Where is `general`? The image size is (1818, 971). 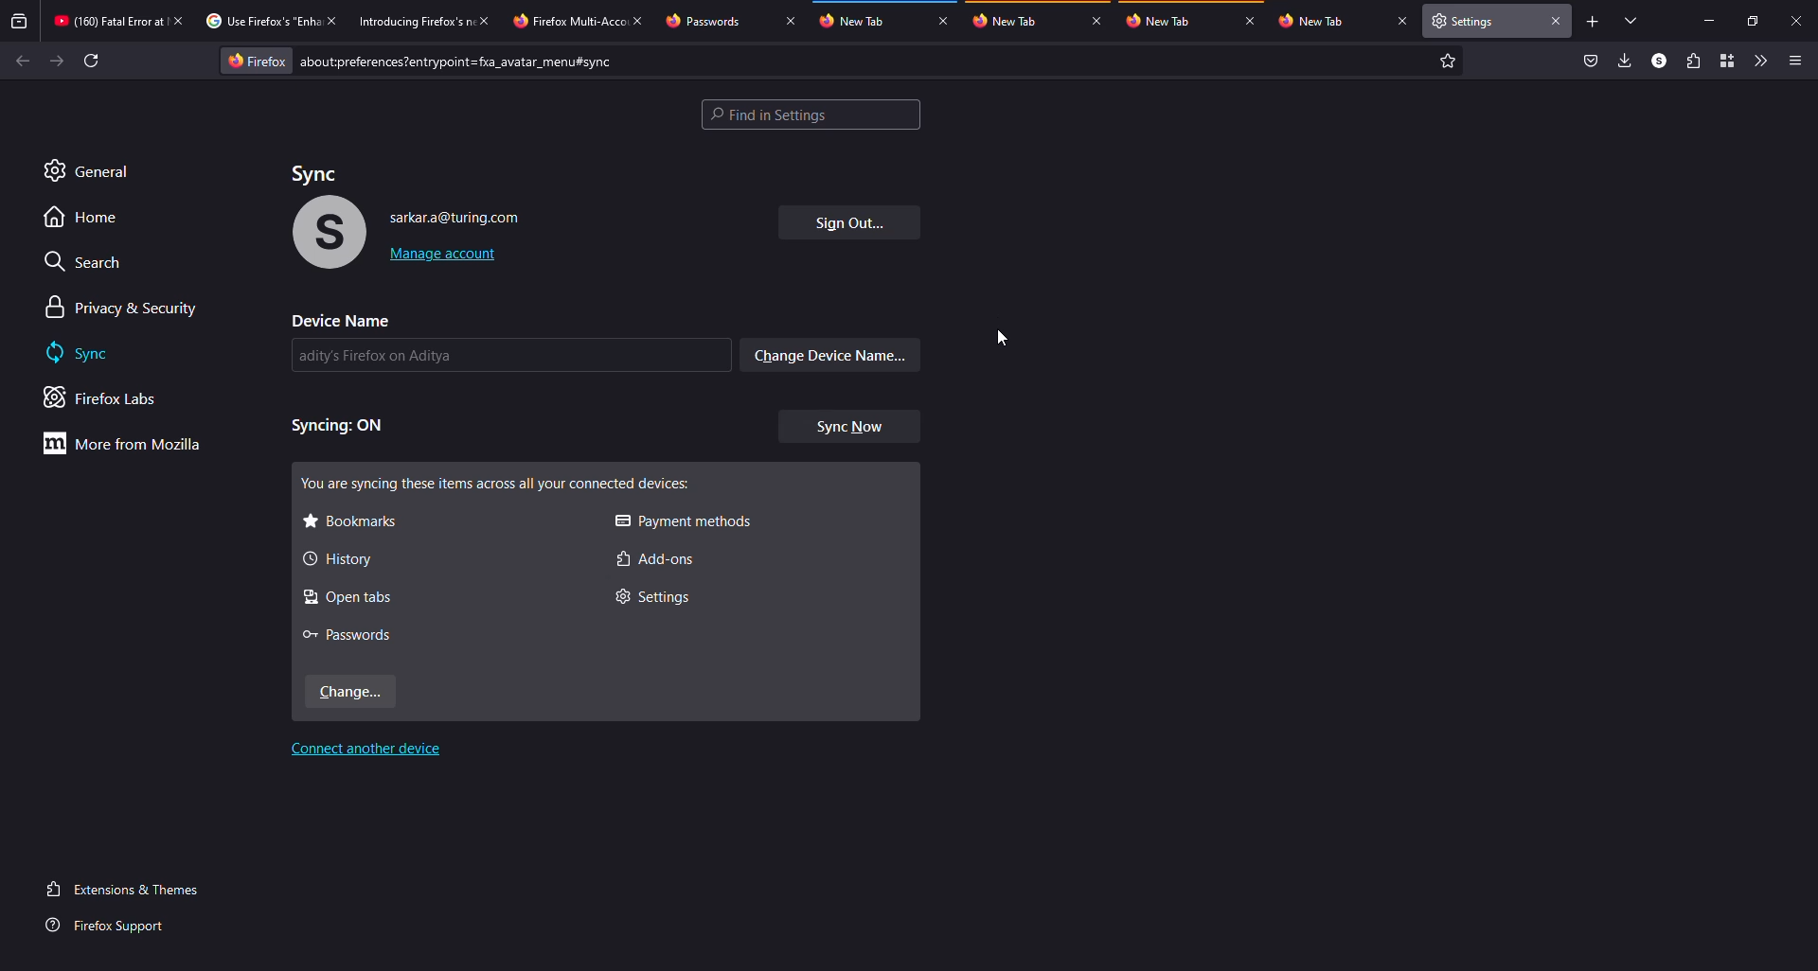
general is located at coordinates (88, 170).